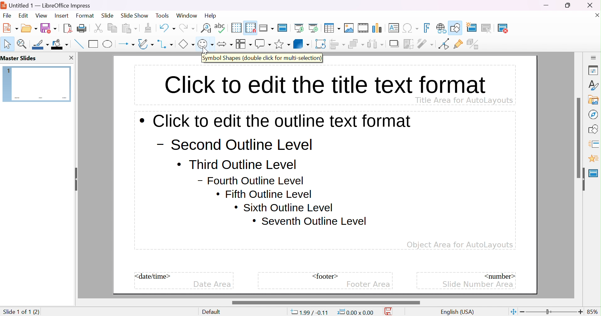 This screenshot has height=316, width=601. I want to click on new slide, so click(475, 27).